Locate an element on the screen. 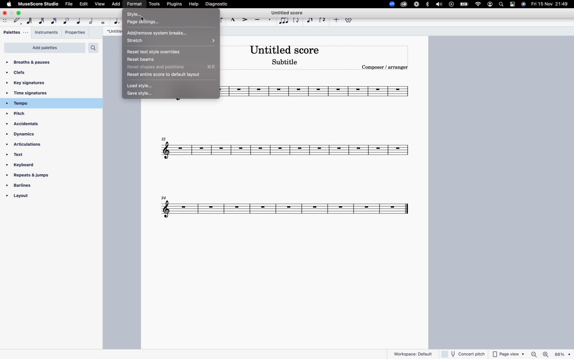 The height and width of the screenshot is (359, 574). 16th note is located at coordinates (54, 20).